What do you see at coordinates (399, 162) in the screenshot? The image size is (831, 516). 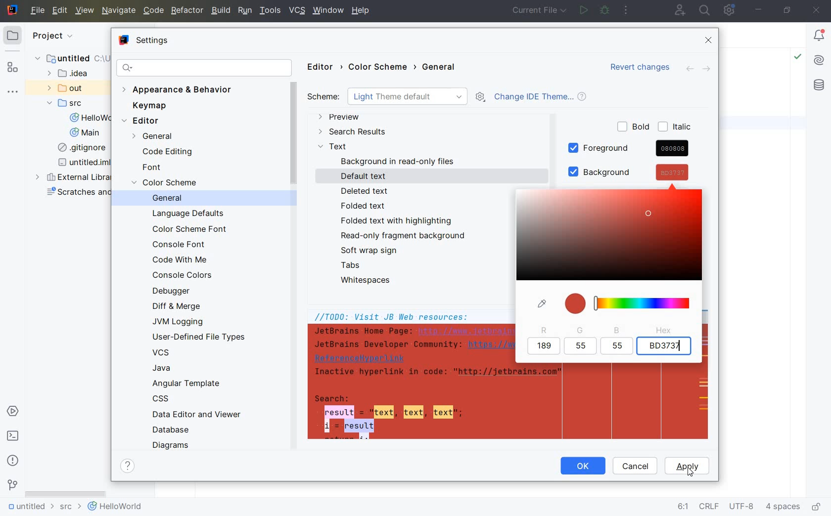 I see `BACKGROUND` at bounding box center [399, 162].